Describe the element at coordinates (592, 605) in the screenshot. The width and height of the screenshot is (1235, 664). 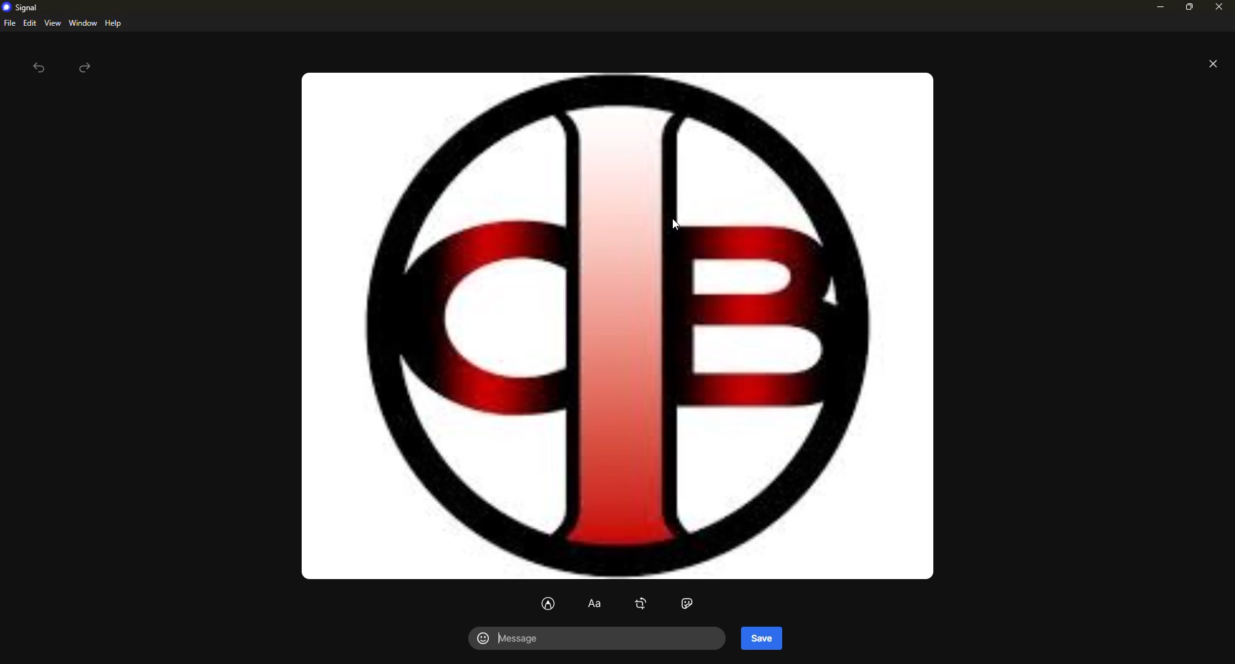
I see `text` at that location.